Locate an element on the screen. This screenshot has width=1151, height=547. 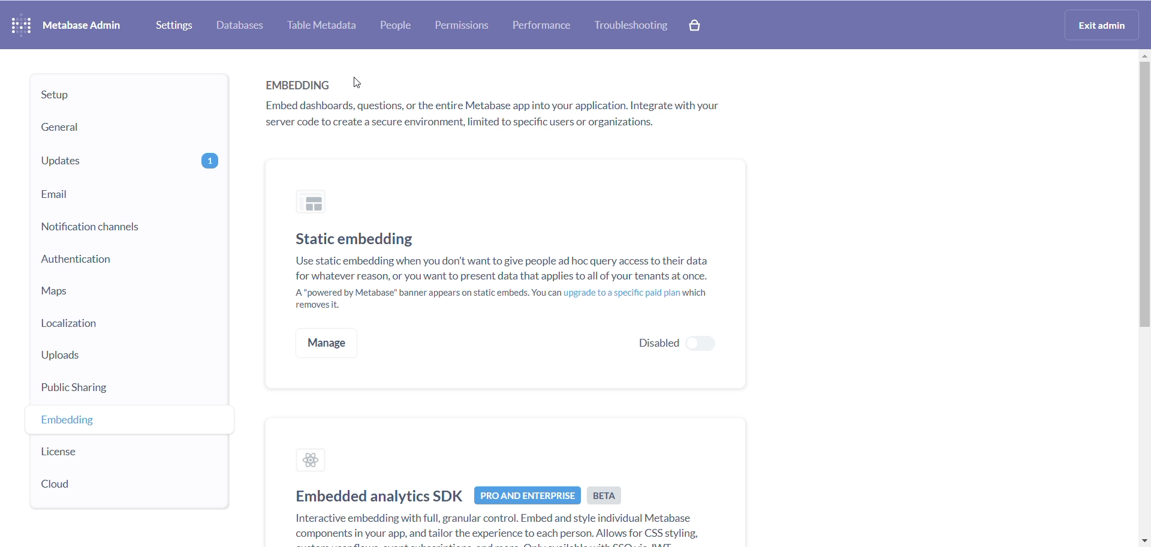
updates is located at coordinates (125, 164).